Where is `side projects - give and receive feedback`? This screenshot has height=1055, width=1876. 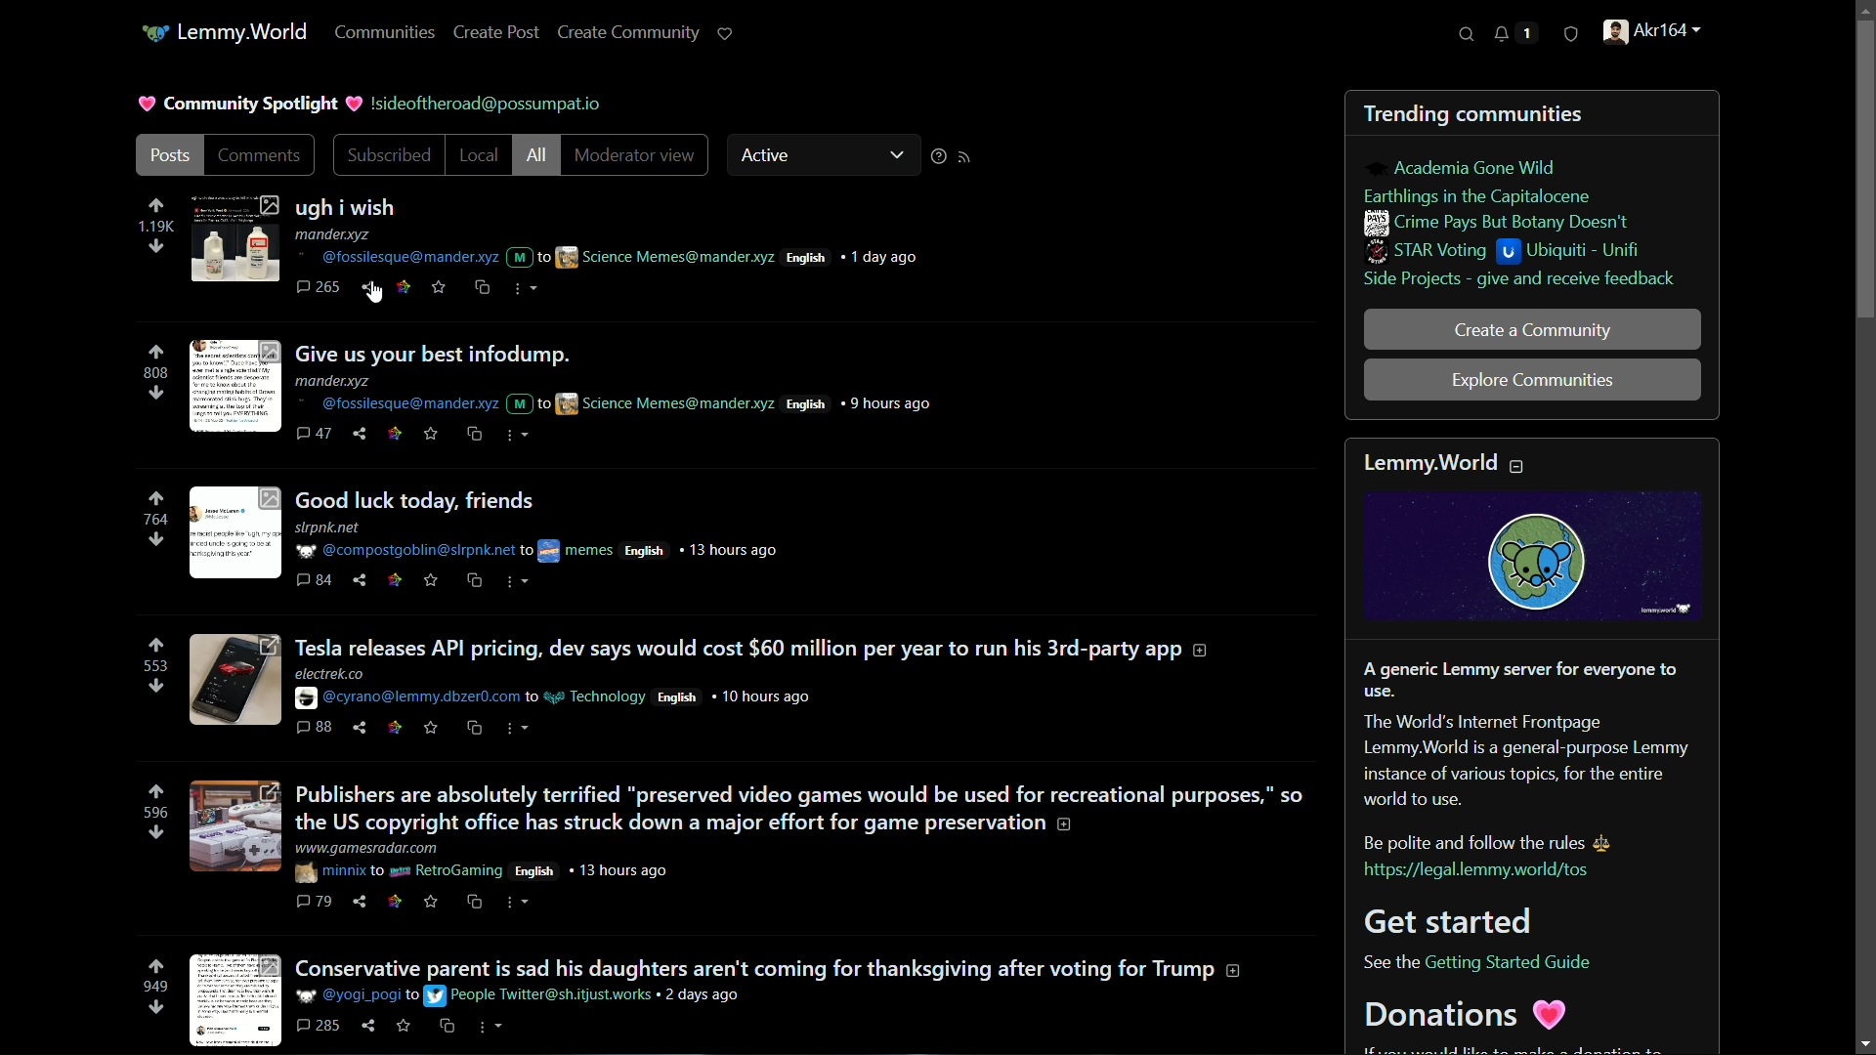
side projects - give and receive feedback is located at coordinates (1519, 281).